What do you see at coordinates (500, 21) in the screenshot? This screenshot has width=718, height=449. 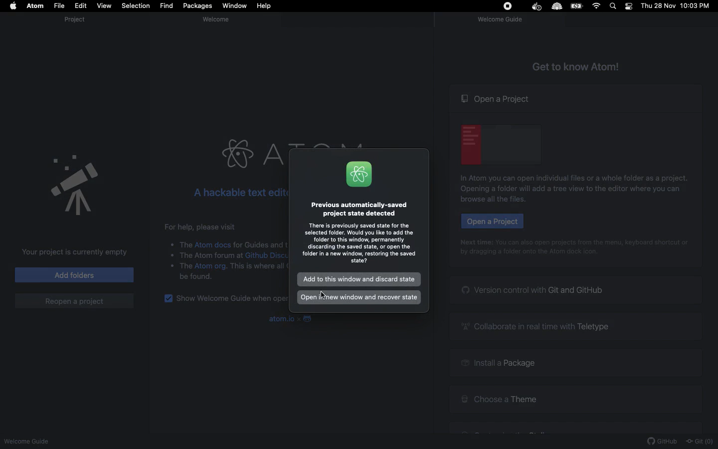 I see `Welcome Guide Tab` at bounding box center [500, 21].